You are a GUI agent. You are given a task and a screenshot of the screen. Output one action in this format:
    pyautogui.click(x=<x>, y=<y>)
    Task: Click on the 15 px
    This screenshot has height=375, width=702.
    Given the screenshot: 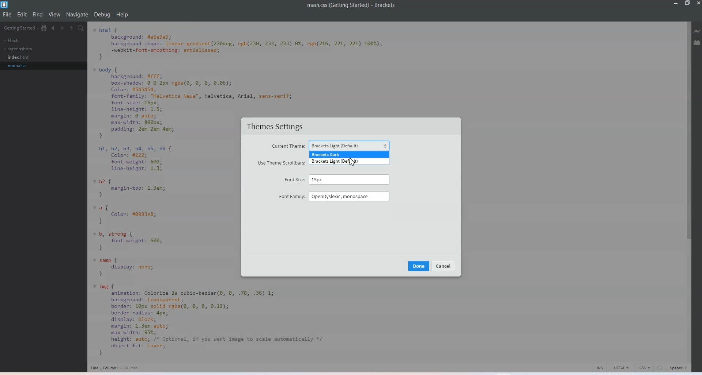 What is the action you would take?
    pyautogui.click(x=348, y=179)
    